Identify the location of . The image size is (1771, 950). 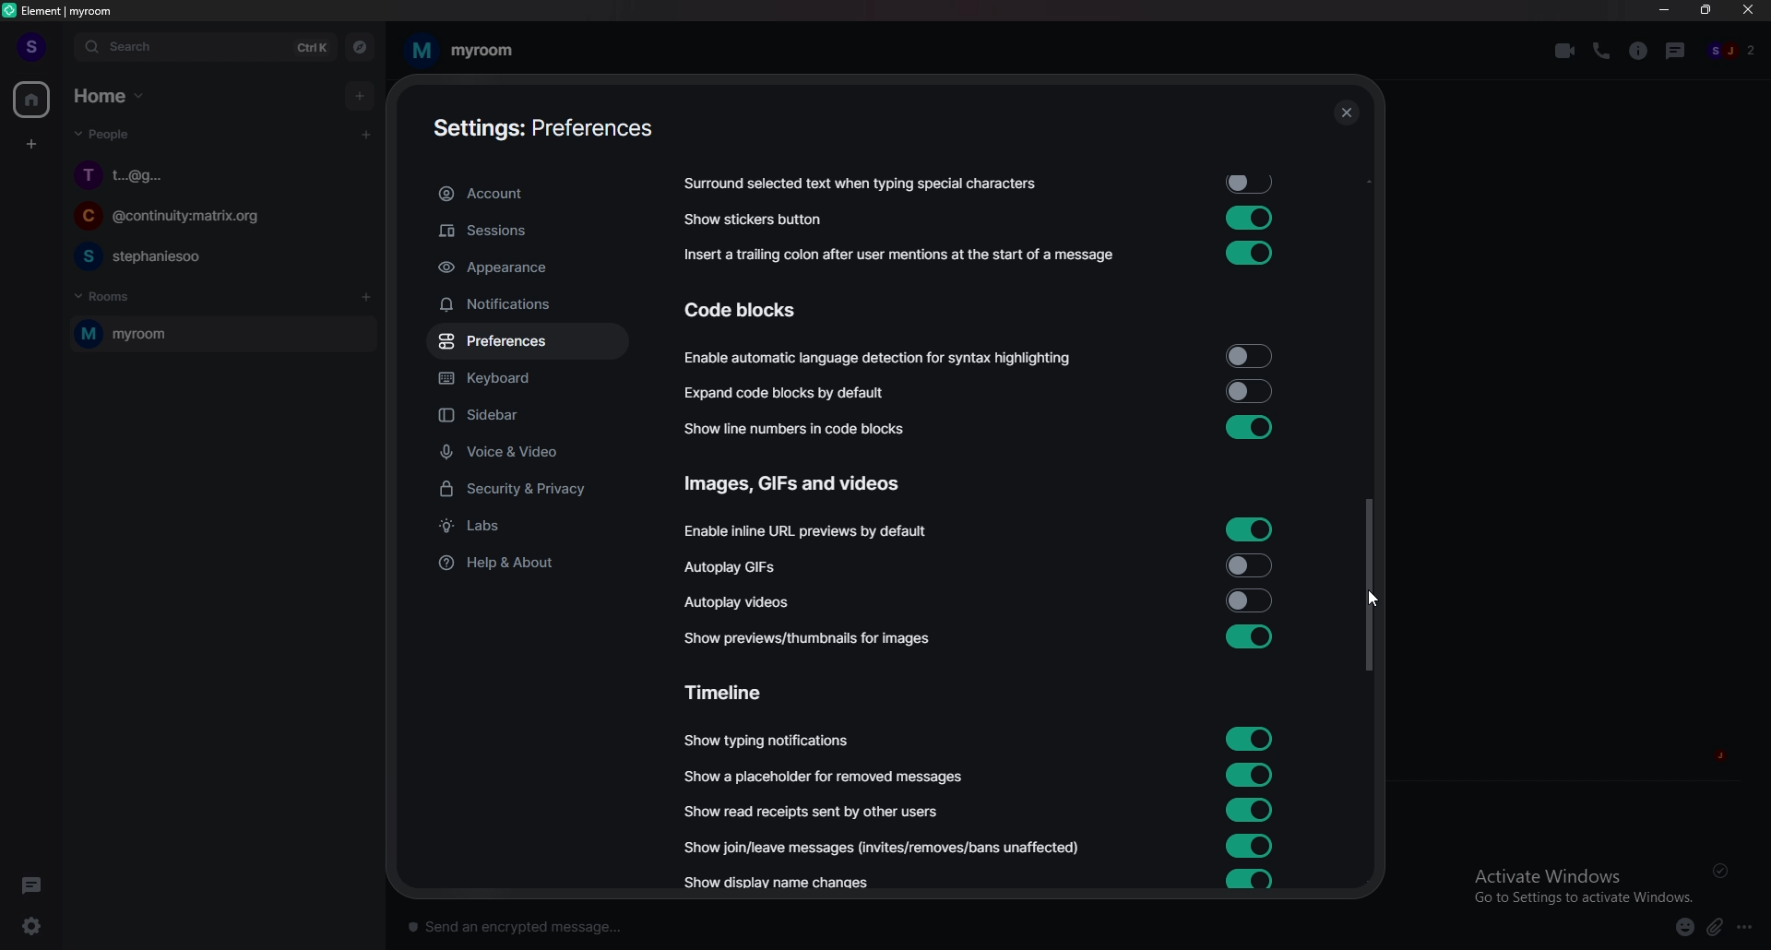
(1382, 602).